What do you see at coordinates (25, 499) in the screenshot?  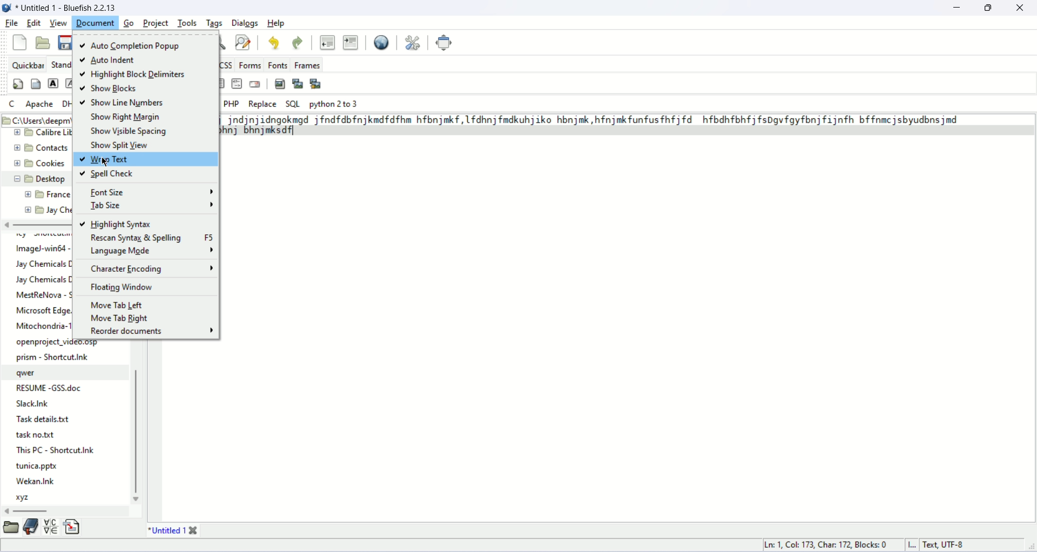 I see `xyz` at bounding box center [25, 499].